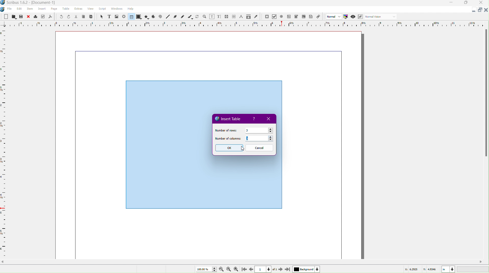 The width and height of the screenshot is (489, 273). I want to click on PDF Text Field, so click(290, 17).